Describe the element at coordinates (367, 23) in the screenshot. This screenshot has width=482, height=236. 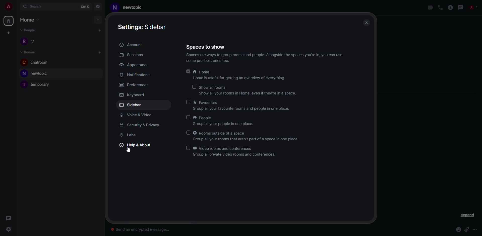
I see `close` at that location.